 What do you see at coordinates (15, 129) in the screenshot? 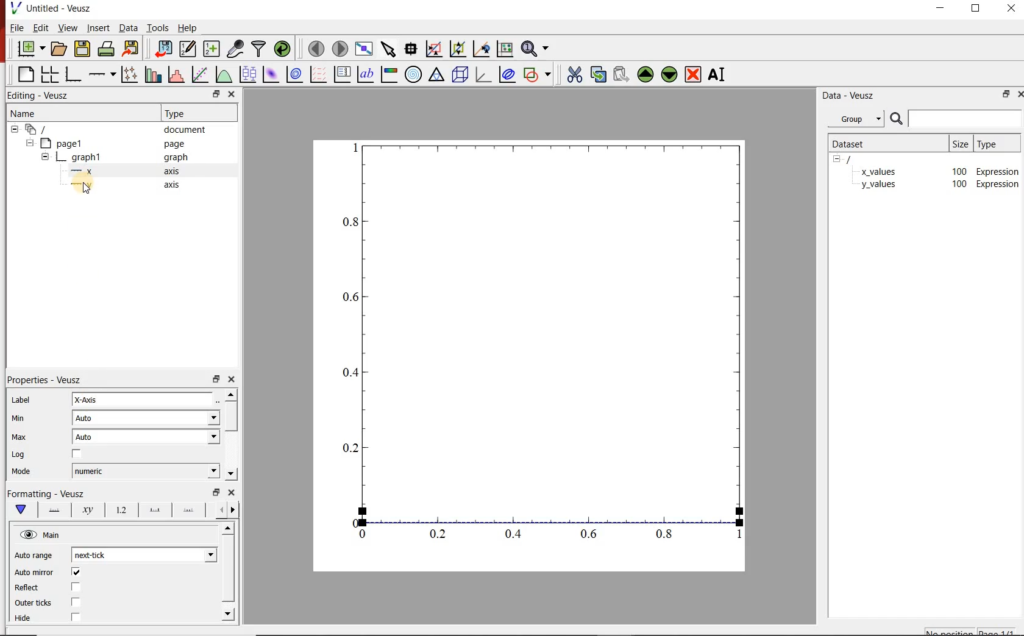
I see `hide` at bounding box center [15, 129].